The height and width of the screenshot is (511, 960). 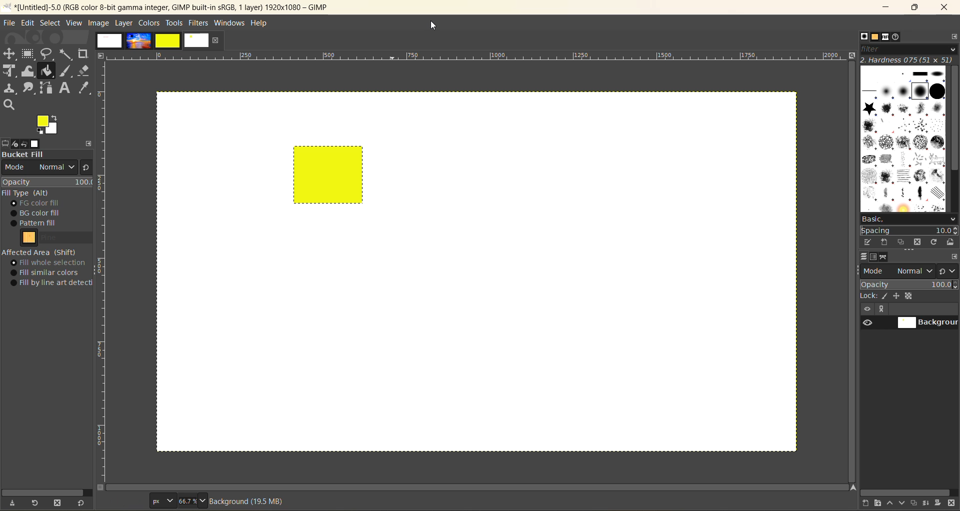 What do you see at coordinates (54, 283) in the screenshot?
I see `fill by line art detection` at bounding box center [54, 283].